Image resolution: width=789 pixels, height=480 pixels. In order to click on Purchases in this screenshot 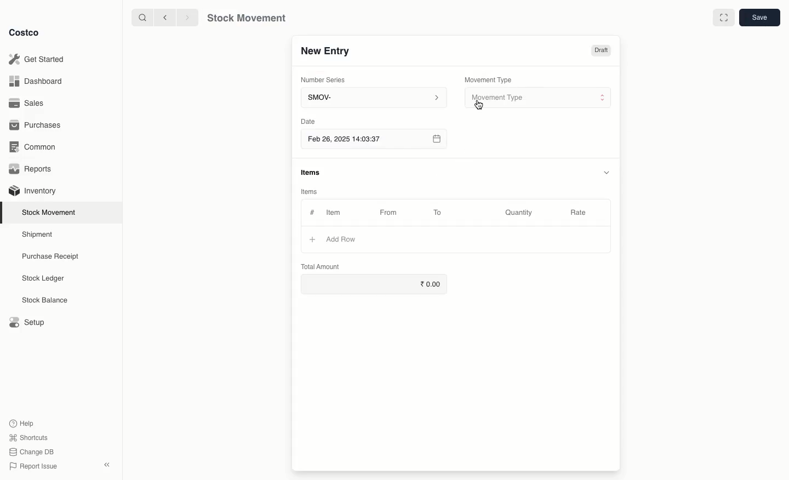, I will do `click(37, 126)`.